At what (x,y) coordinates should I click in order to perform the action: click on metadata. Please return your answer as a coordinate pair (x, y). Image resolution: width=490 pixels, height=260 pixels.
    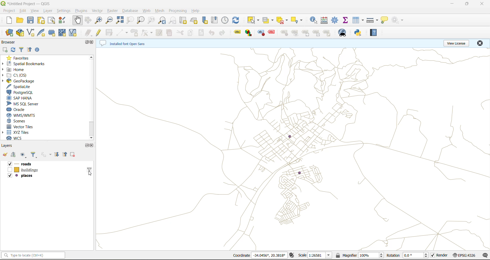
    Looking at the image, I should click on (125, 43).